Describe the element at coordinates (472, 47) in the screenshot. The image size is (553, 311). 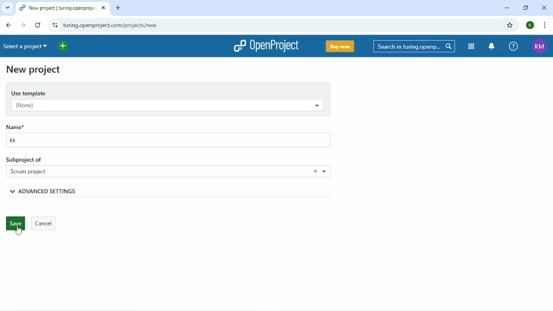
I see `Modules` at that location.